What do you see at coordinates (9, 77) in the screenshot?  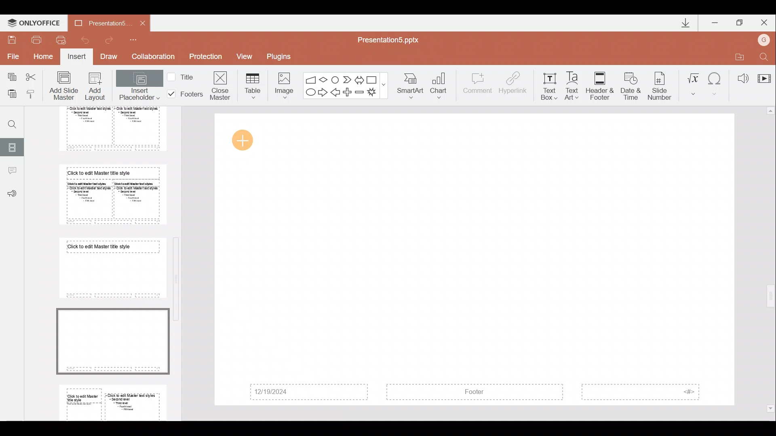 I see `Copy` at bounding box center [9, 77].